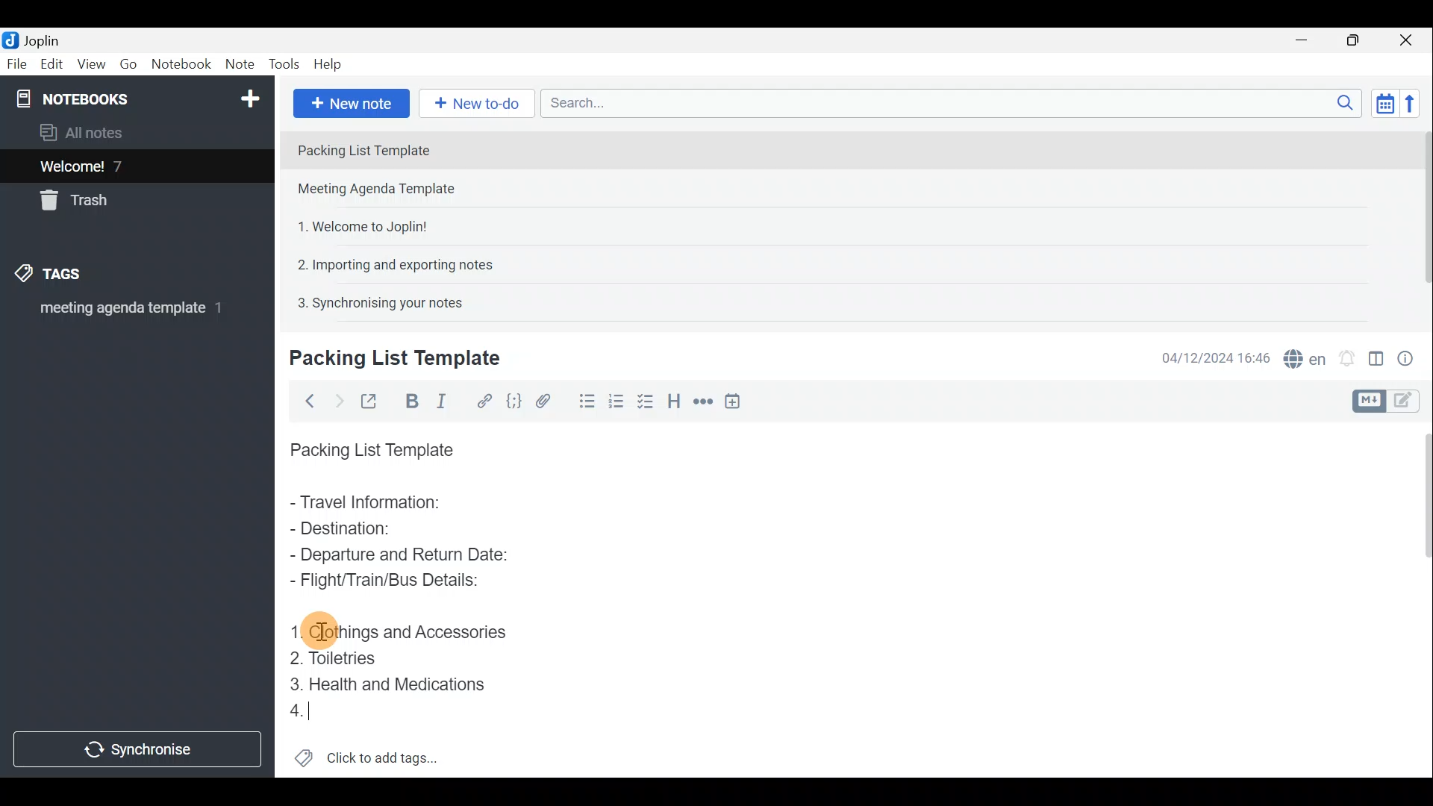 This screenshot has height=806, width=1433. I want to click on Go, so click(129, 64).